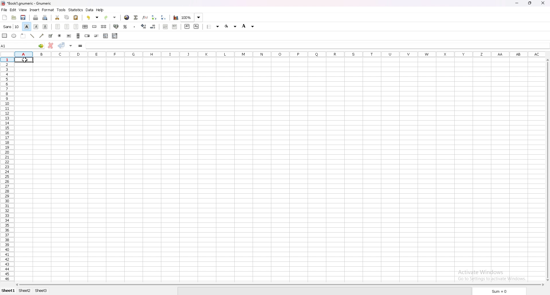 The height and width of the screenshot is (295, 550). Describe the element at coordinates (317, 46) in the screenshot. I see `cell input` at that location.